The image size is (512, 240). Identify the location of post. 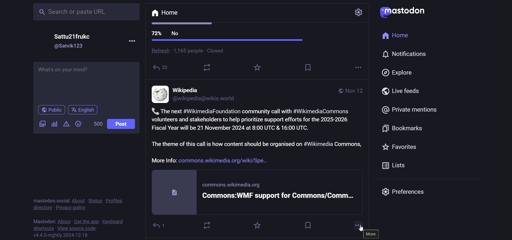
(124, 124).